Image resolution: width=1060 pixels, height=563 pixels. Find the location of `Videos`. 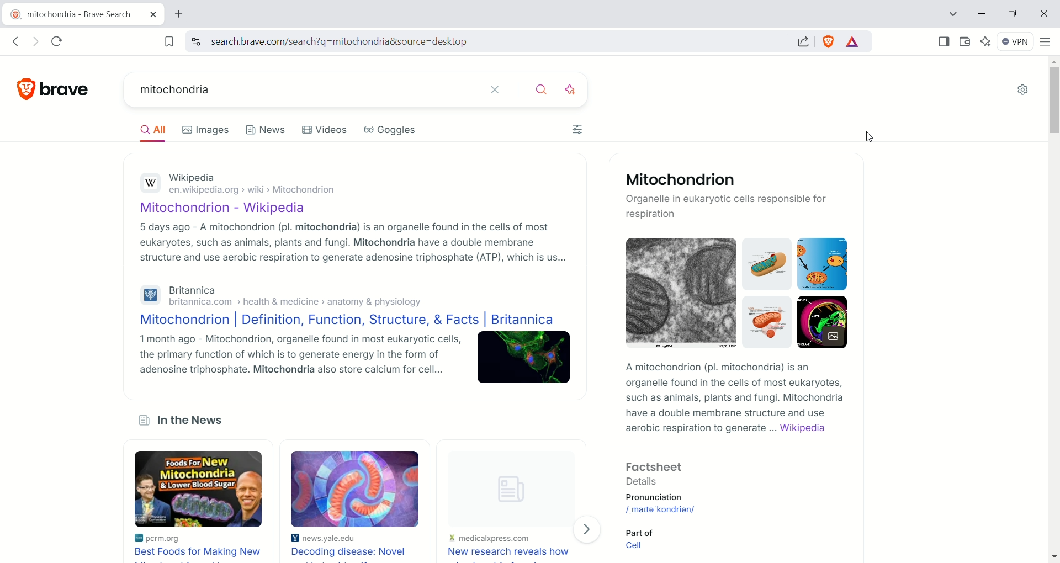

Videos is located at coordinates (324, 130).